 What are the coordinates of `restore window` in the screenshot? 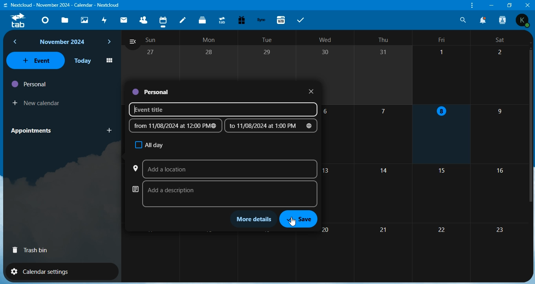 It's located at (510, 5).